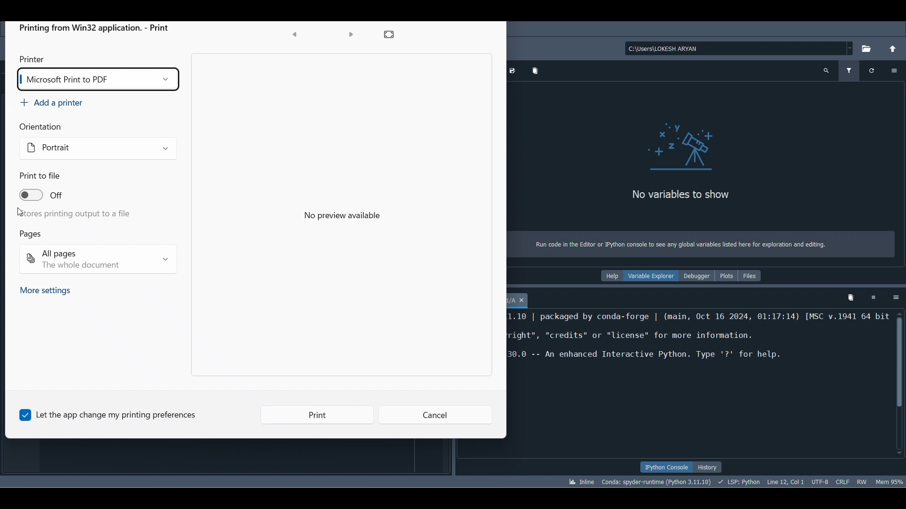 The height and width of the screenshot is (509, 906). Describe the element at coordinates (709, 467) in the screenshot. I see `History` at that location.